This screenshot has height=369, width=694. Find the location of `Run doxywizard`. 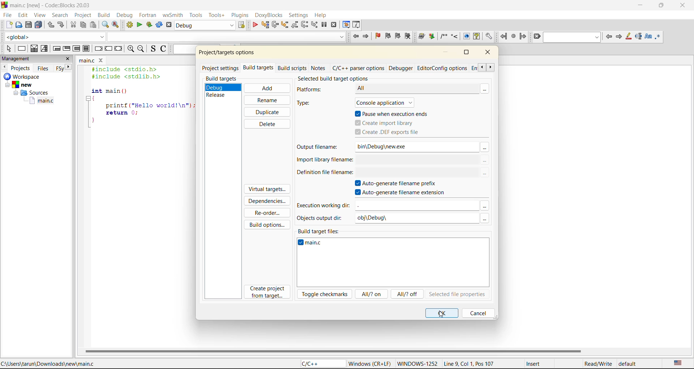

Run doxywizard is located at coordinates (421, 36).